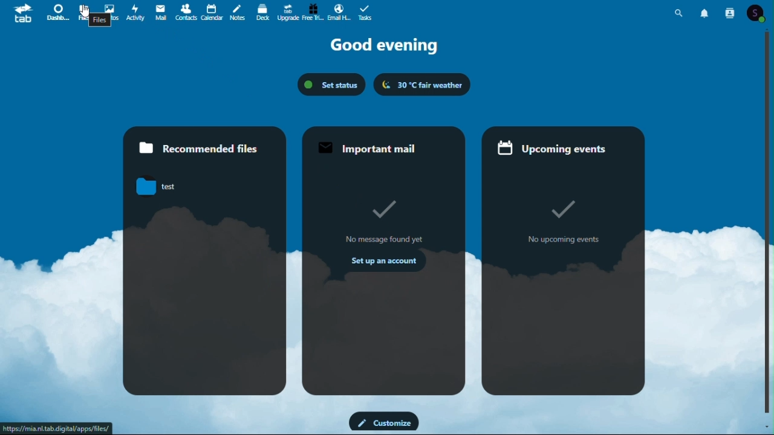 The width and height of the screenshot is (774, 435). Describe the element at coordinates (111, 12) in the screenshot. I see `Photos` at that location.